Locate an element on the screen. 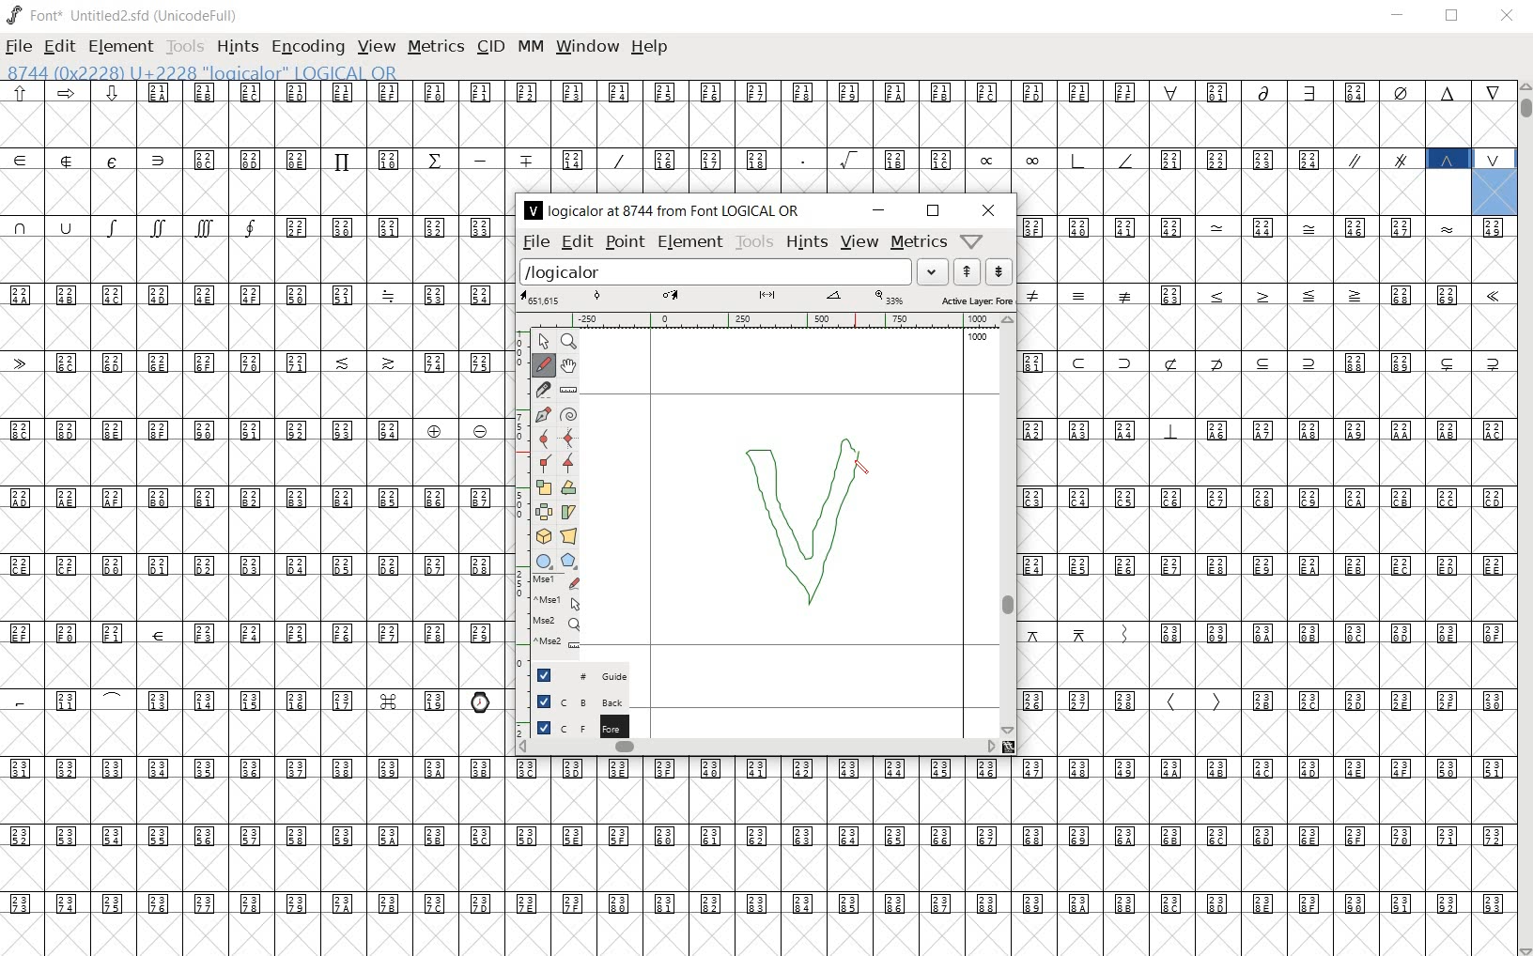  Help/Window is located at coordinates (969, 240).